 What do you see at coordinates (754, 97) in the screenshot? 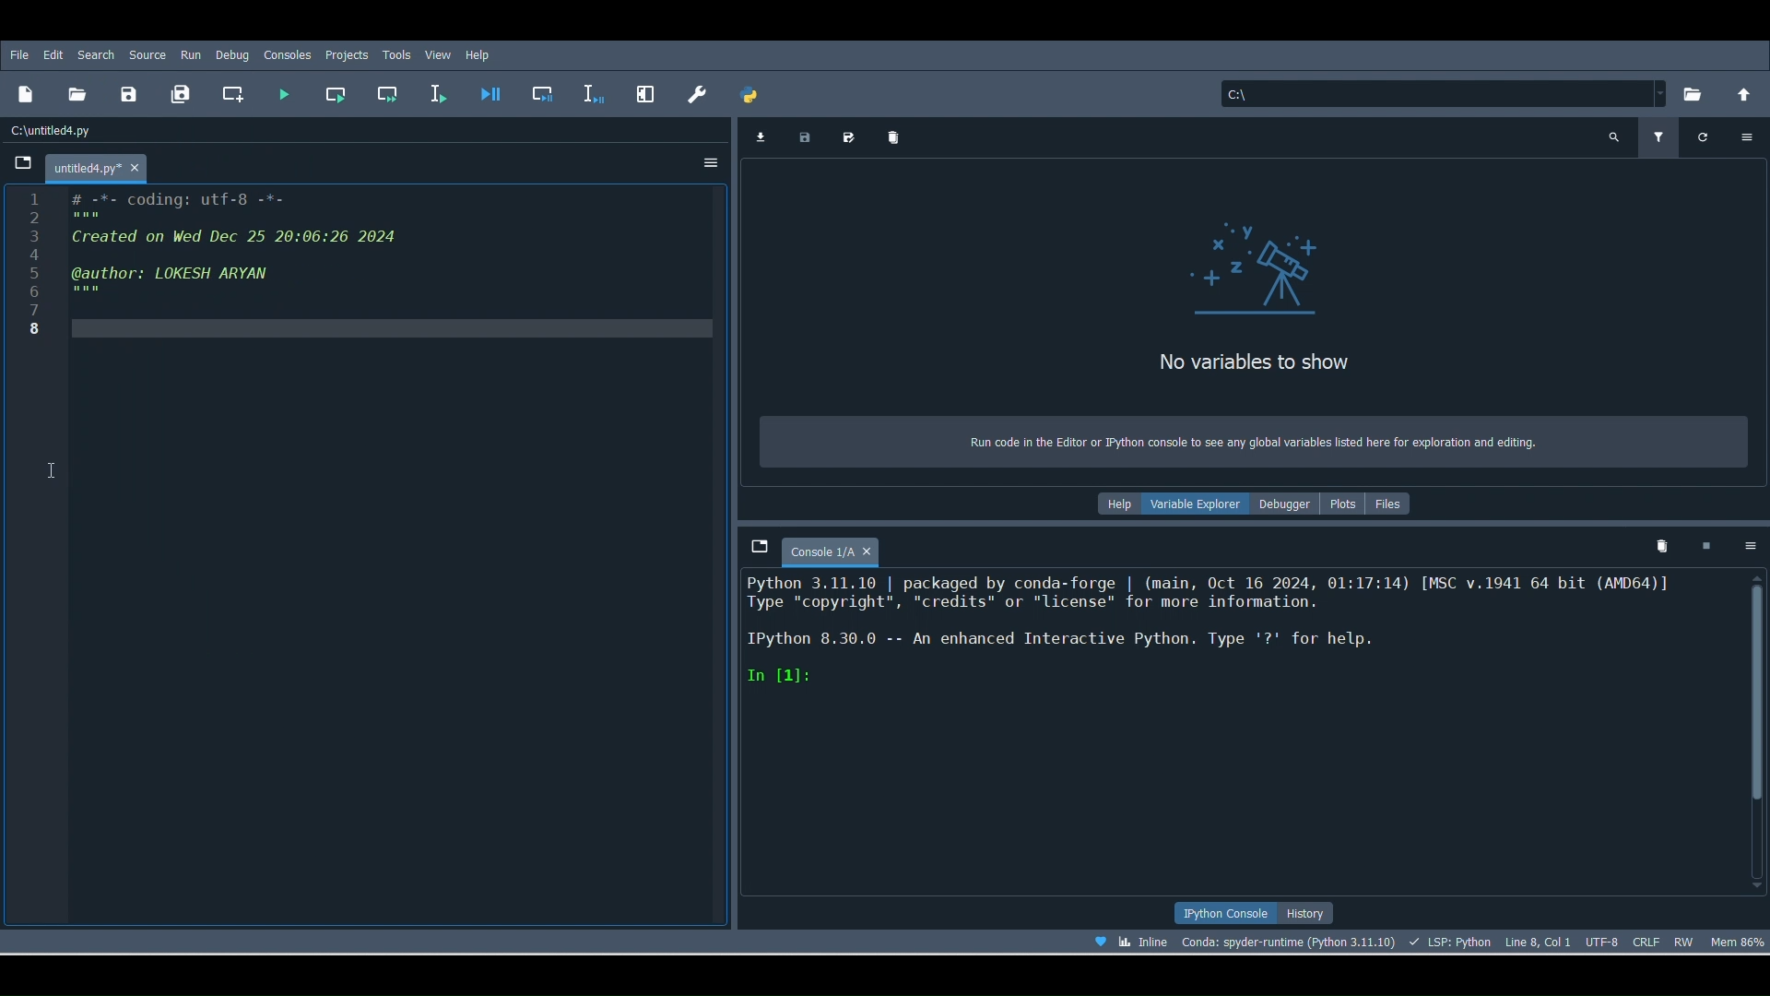
I see `PYTHONPATH manager` at bounding box center [754, 97].